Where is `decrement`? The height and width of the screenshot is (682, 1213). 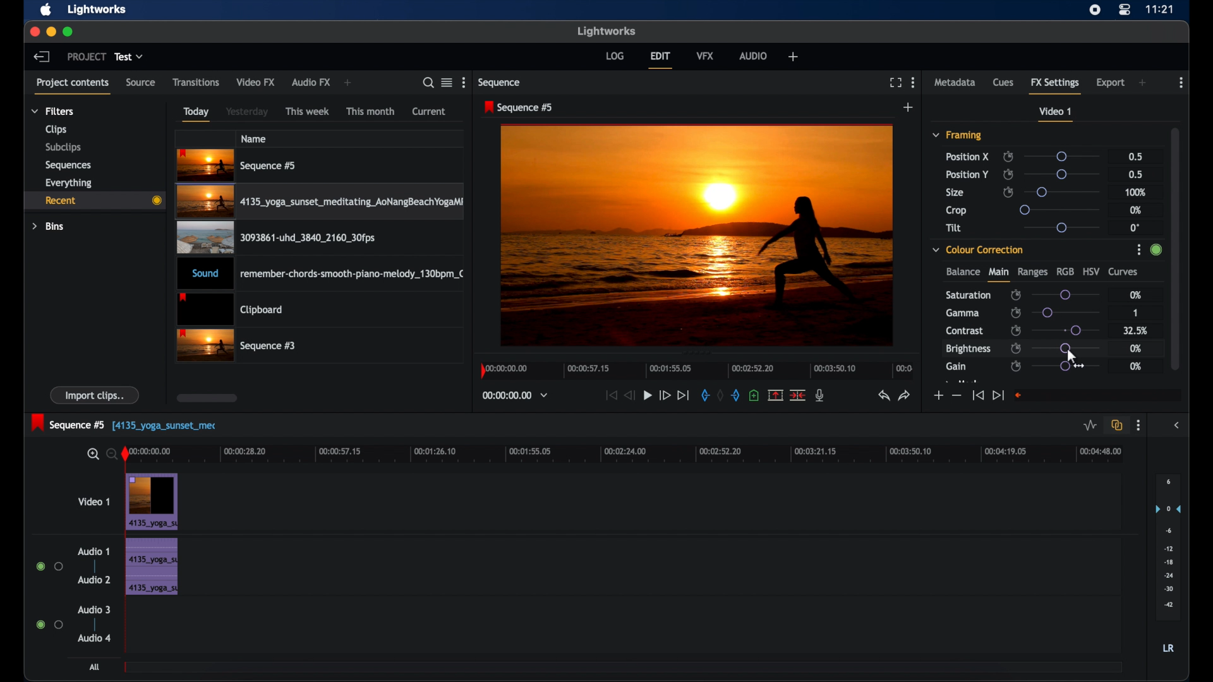 decrement is located at coordinates (957, 396).